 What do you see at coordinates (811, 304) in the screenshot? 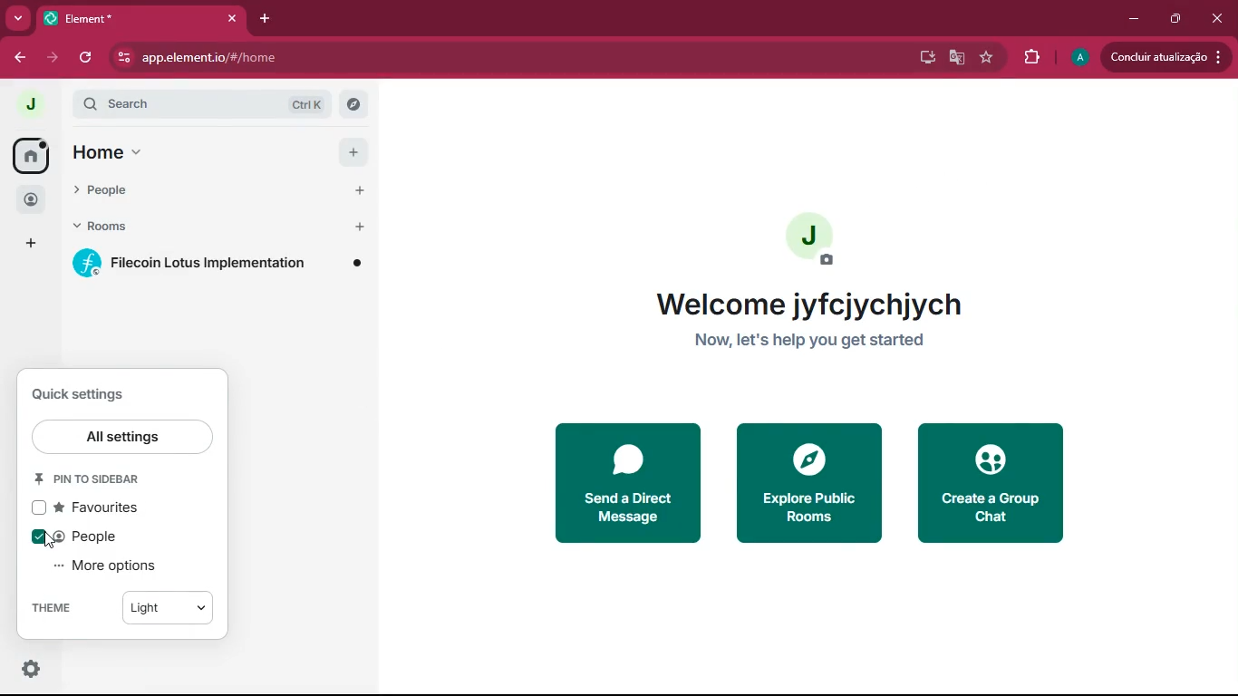
I see `Welcome jyfcjychjych` at bounding box center [811, 304].